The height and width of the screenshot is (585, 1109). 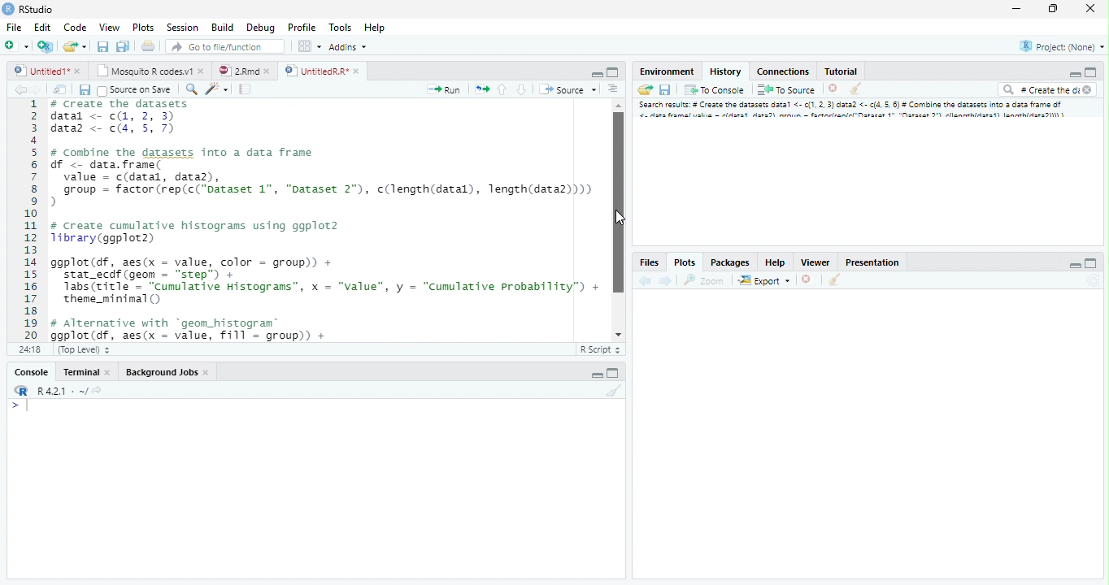 I want to click on Tools, so click(x=341, y=28).